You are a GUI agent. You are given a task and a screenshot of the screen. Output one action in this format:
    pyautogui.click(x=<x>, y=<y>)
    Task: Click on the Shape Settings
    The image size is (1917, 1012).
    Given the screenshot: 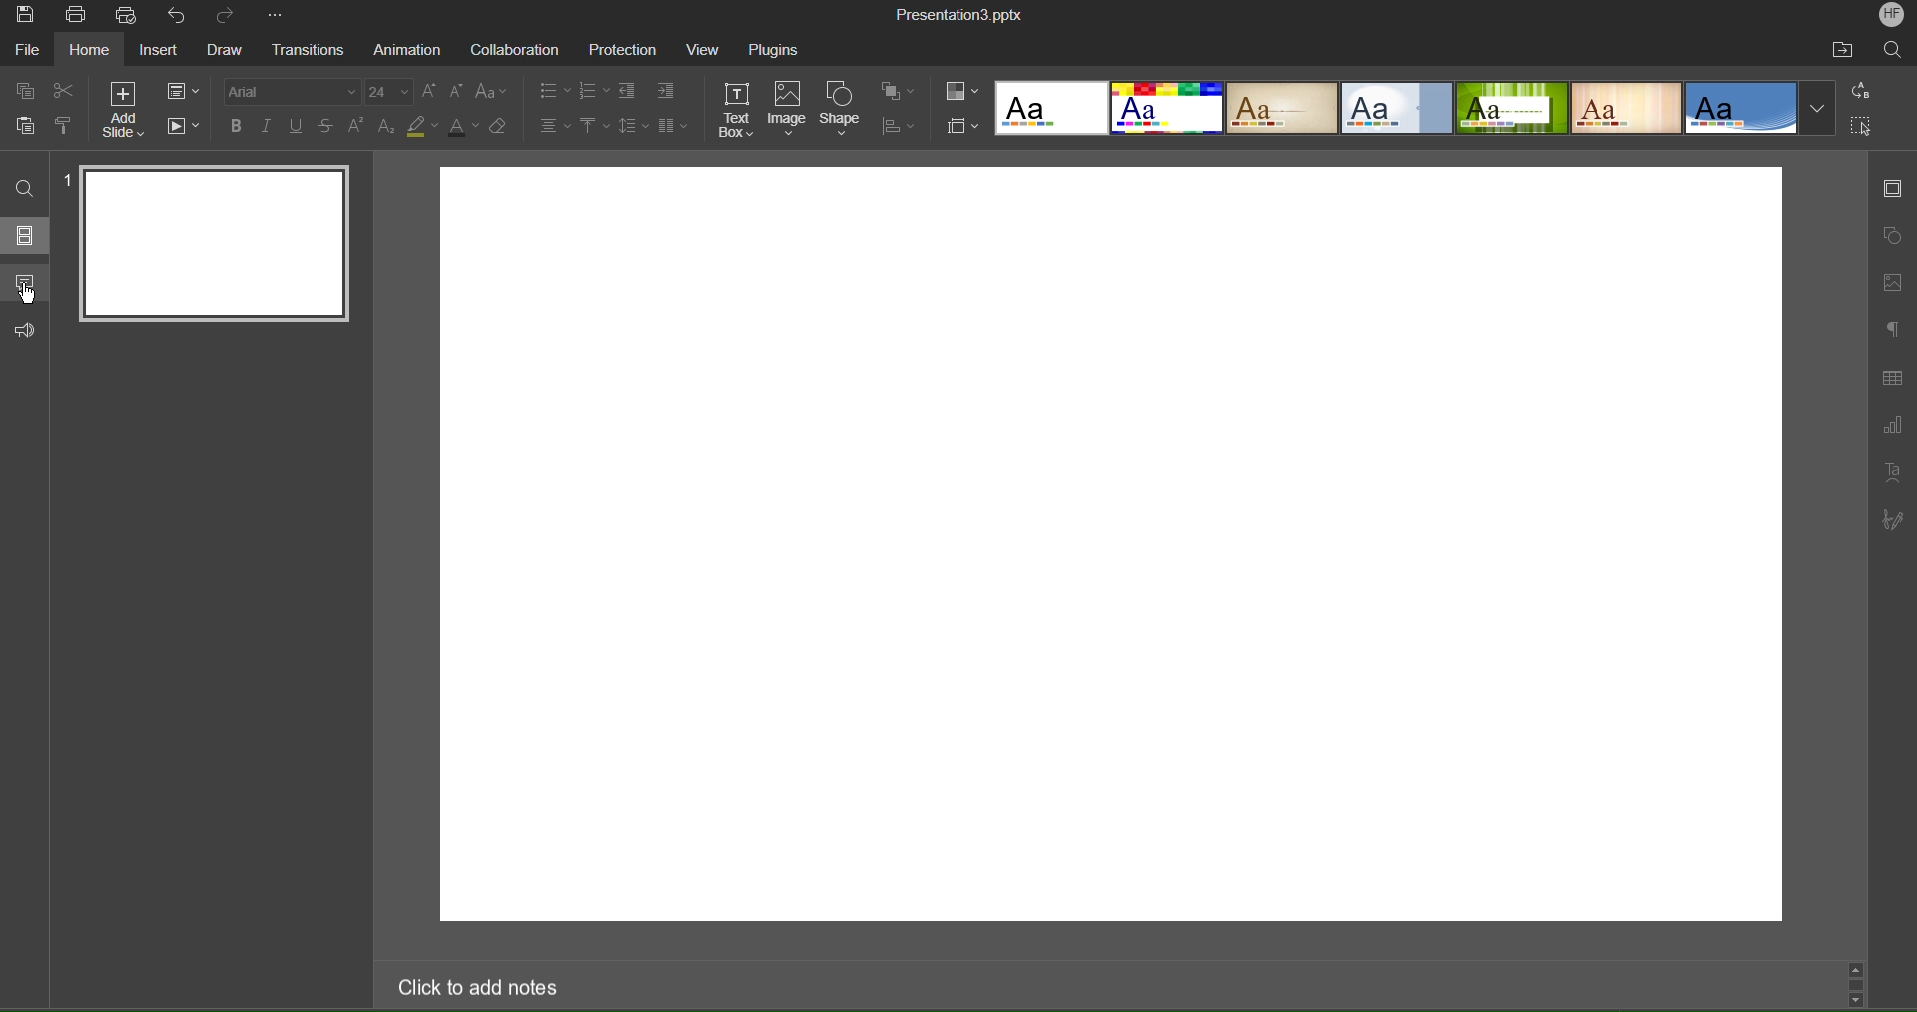 What is the action you would take?
    pyautogui.click(x=1893, y=236)
    